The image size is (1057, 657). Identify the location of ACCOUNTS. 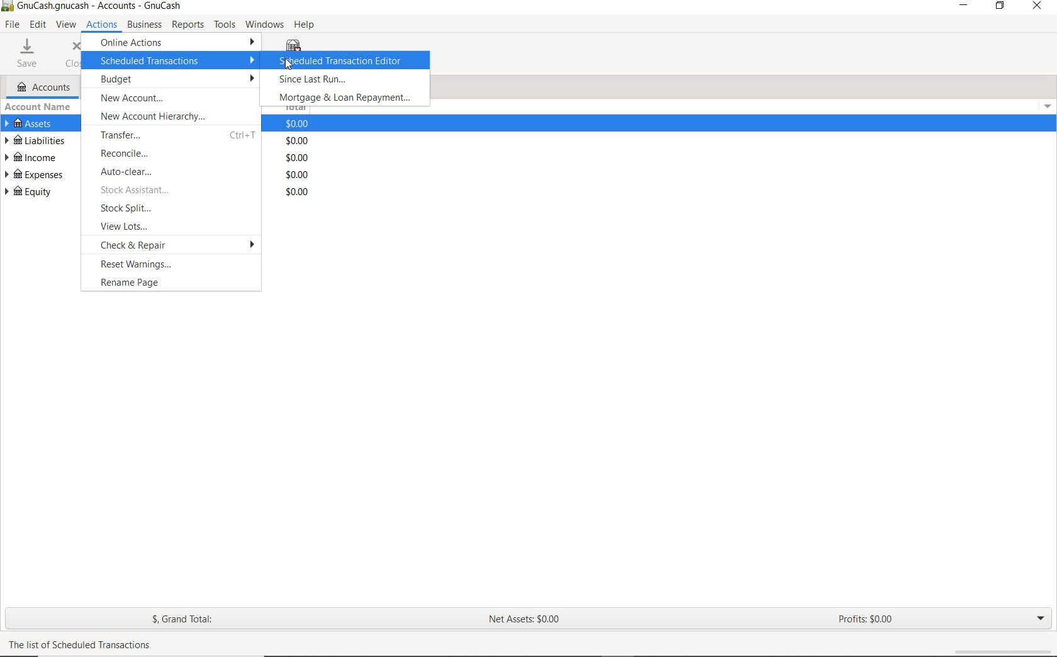
(44, 87).